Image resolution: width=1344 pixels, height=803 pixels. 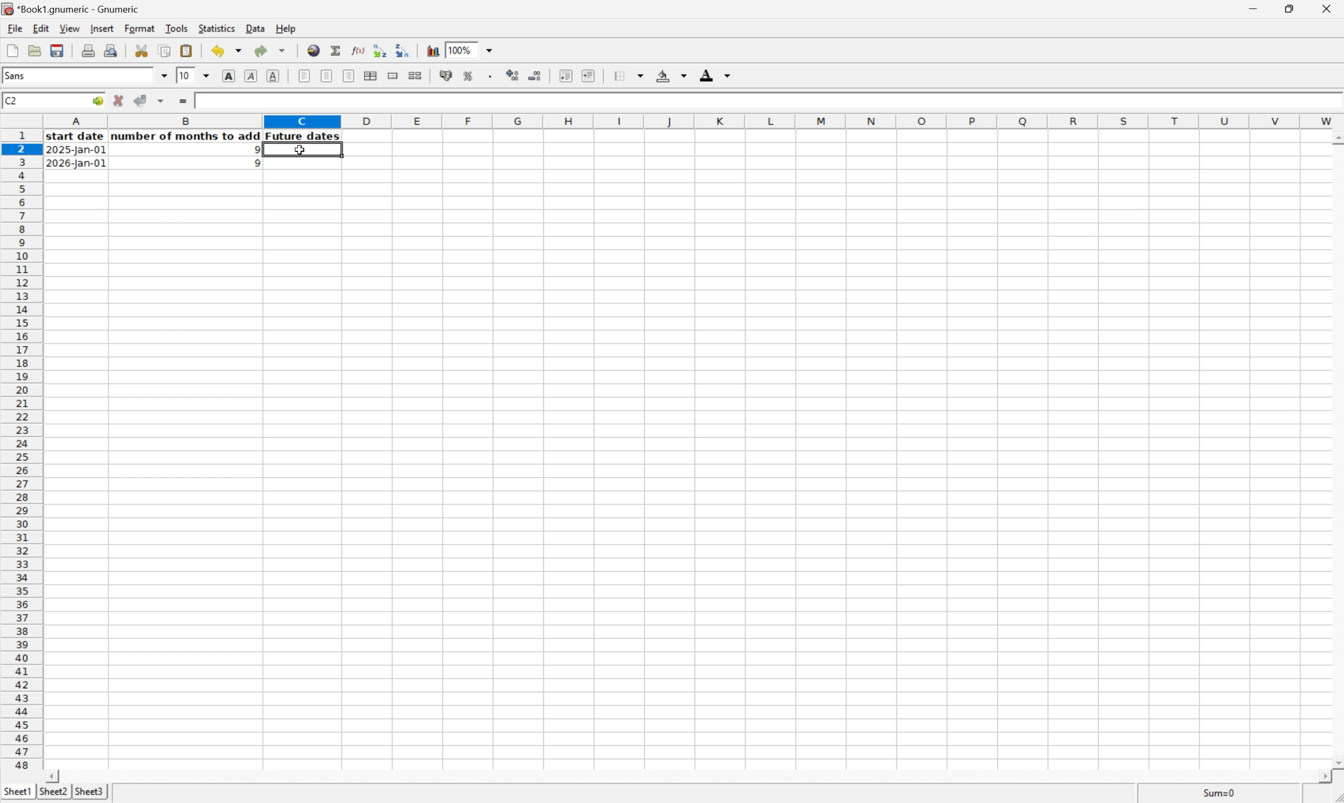 What do you see at coordinates (349, 76) in the screenshot?
I see `Align Right` at bounding box center [349, 76].